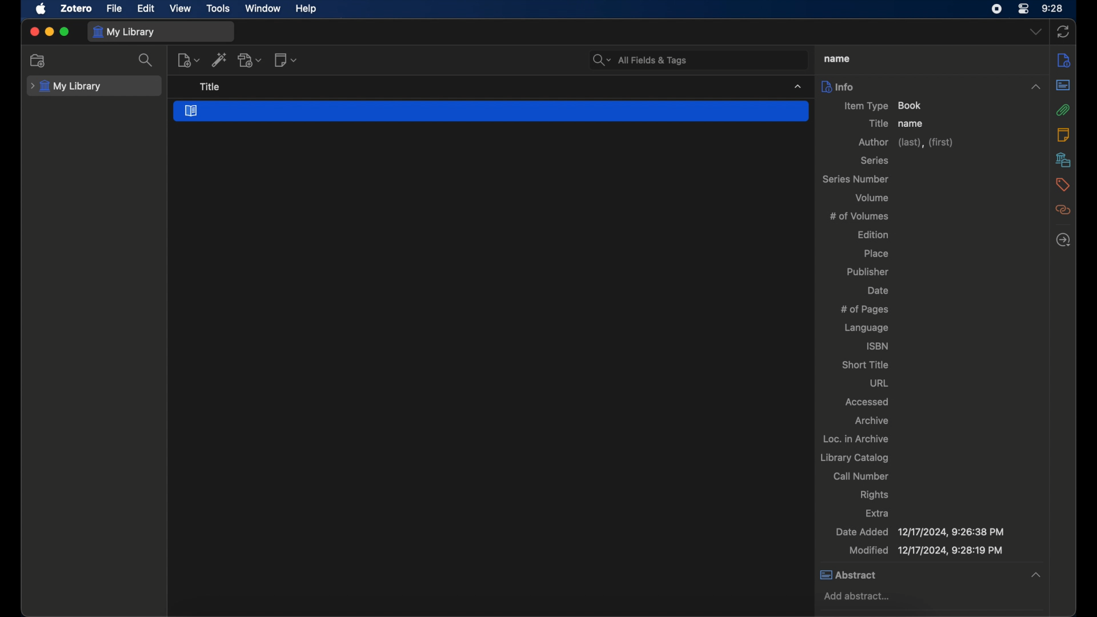 This screenshot has height=617, width=1097. Describe the element at coordinates (1034, 32) in the screenshot. I see `dropdown` at that location.